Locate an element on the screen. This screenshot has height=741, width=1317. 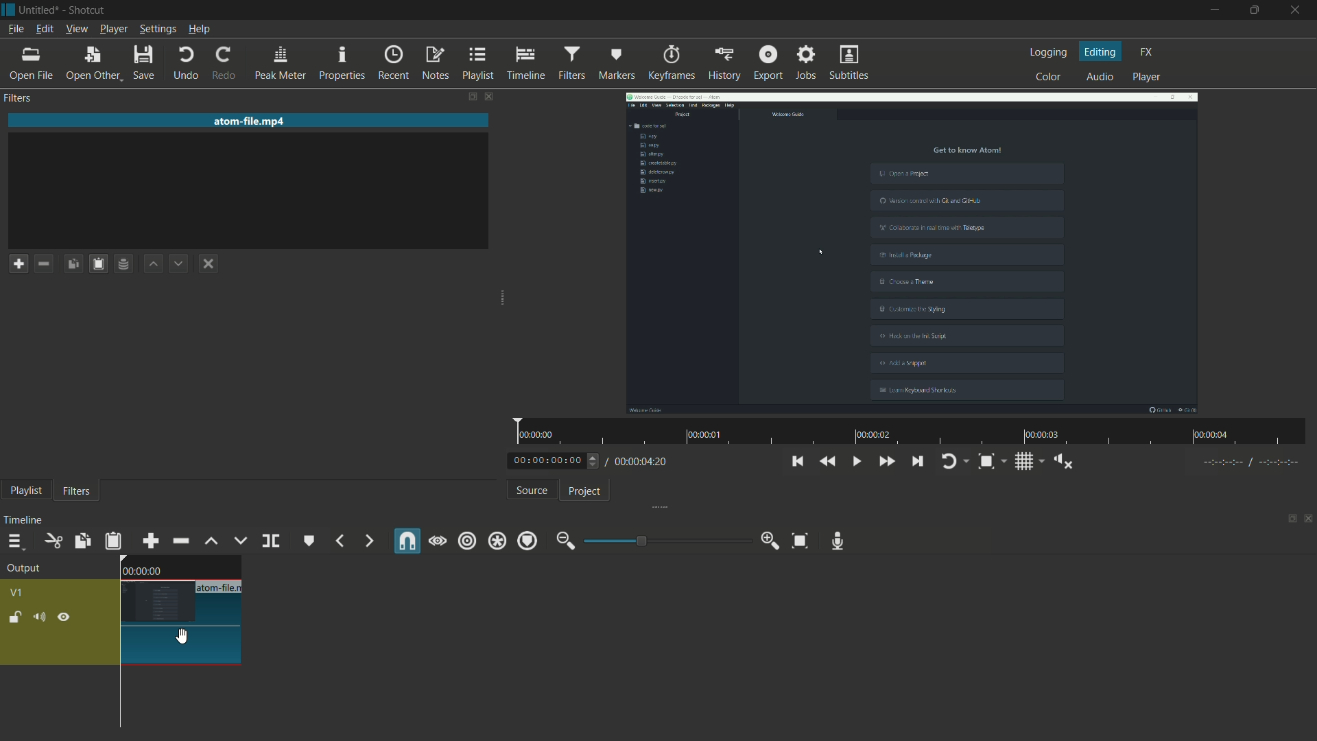
project is located at coordinates (586, 491).